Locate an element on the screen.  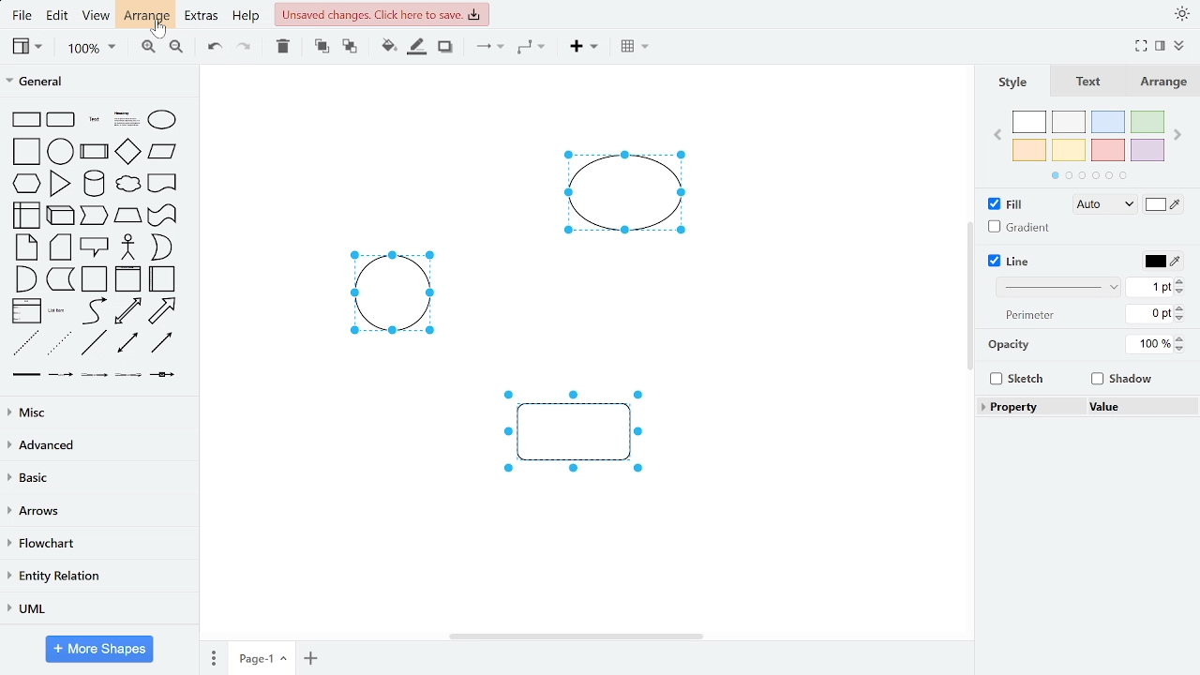
dotted line is located at coordinates (60, 344).